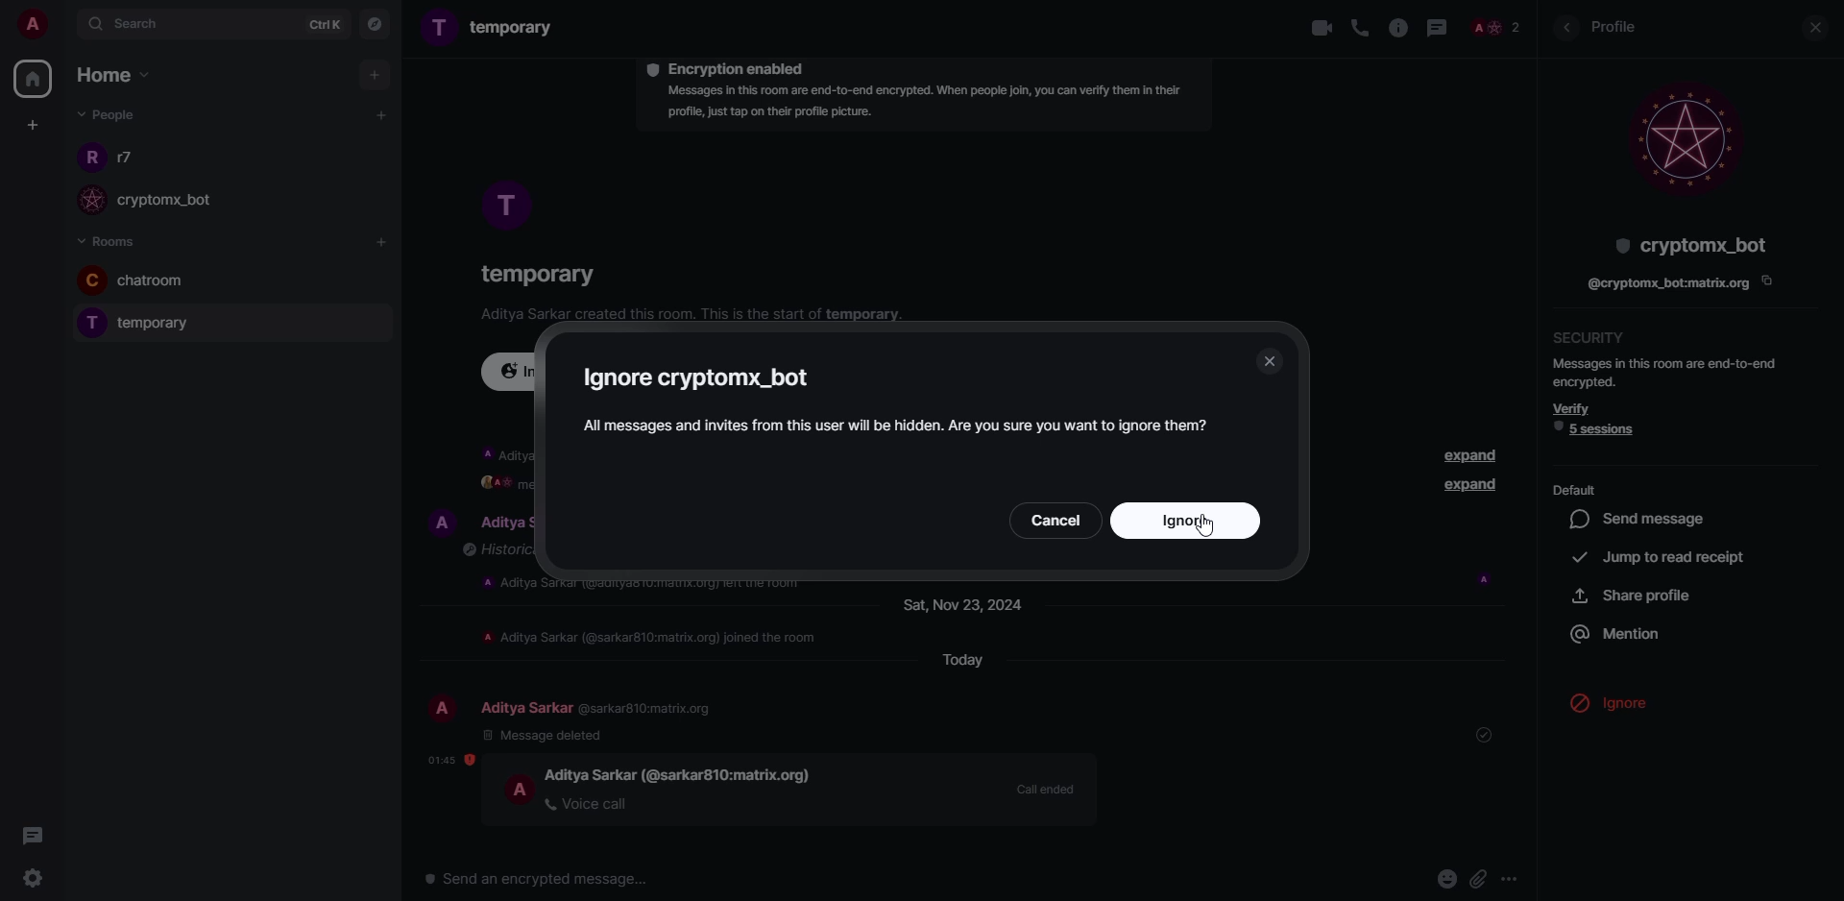 The height and width of the screenshot is (901, 1844). What do you see at coordinates (131, 158) in the screenshot?
I see `people` at bounding box center [131, 158].